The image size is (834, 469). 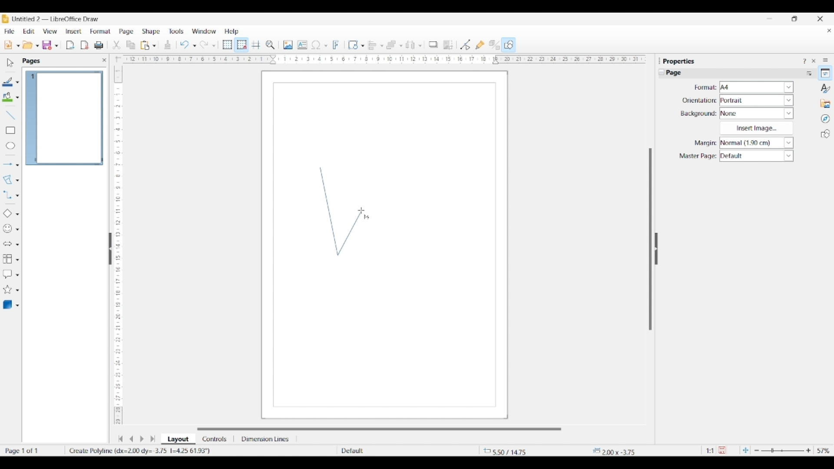 What do you see at coordinates (47, 45) in the screenshot?
I see `Selected save option` at bounding box center [47, 45].